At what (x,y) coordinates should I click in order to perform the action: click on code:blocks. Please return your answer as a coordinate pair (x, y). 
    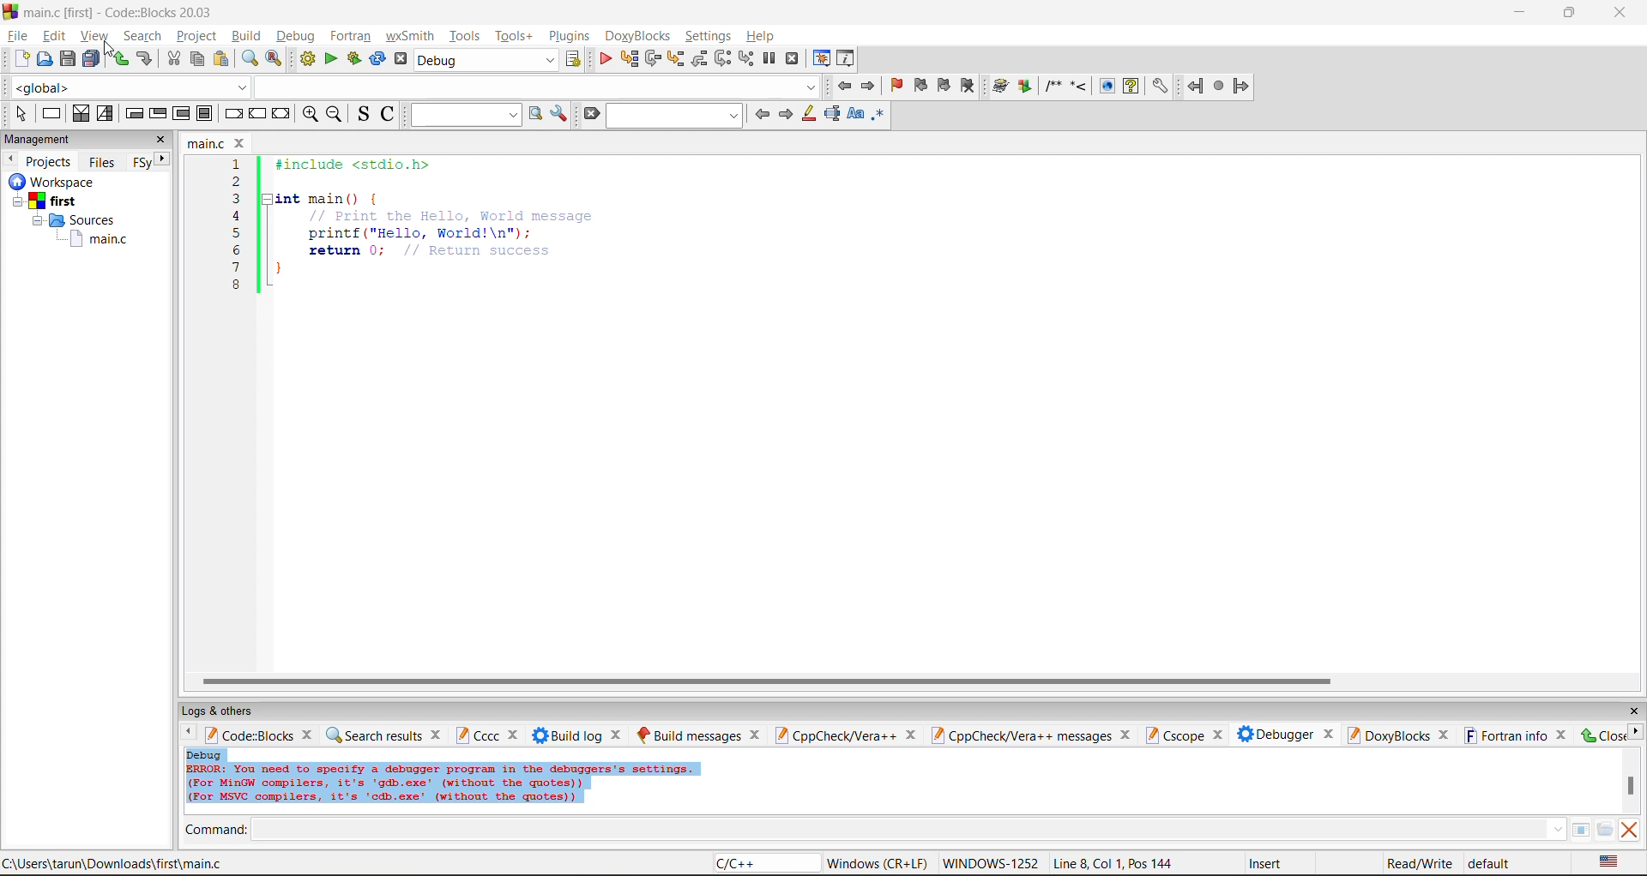
    Looking at the image, I should click on (259, 735).